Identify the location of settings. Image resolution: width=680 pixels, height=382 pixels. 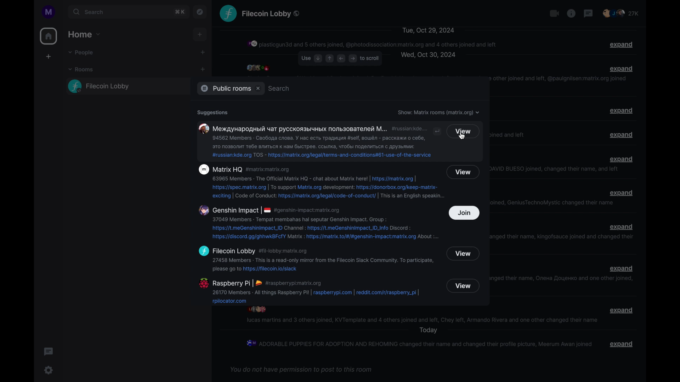
(49, 370).